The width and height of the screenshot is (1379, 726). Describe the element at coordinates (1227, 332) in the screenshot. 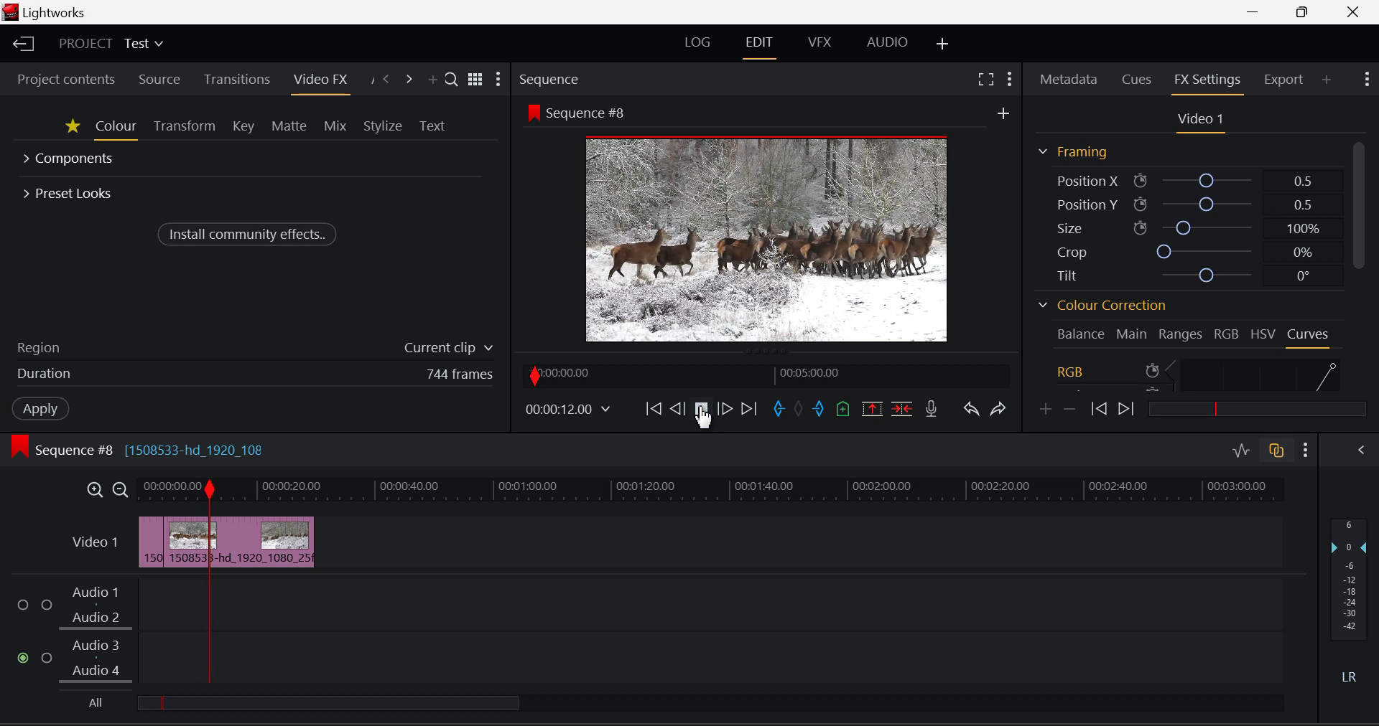

I see `RGB` at that location.